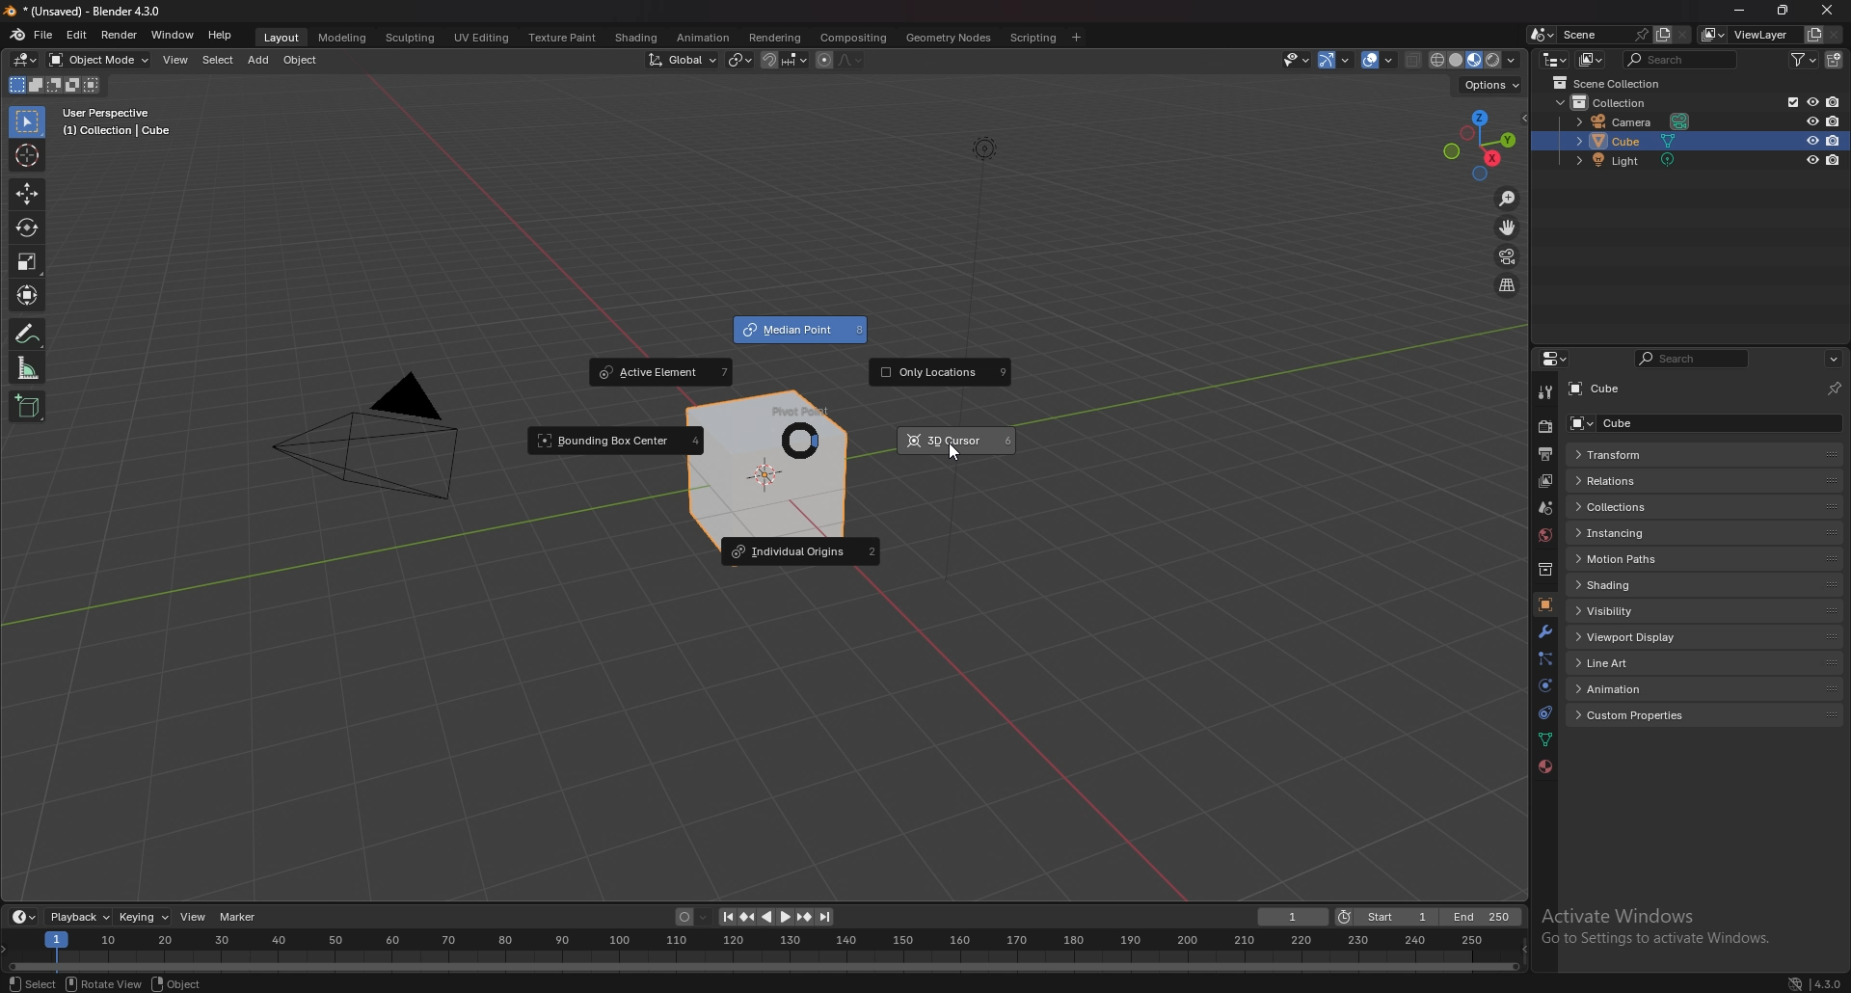 The image size is (1851, 993). I want to click on current frame, so click(1294, 916).